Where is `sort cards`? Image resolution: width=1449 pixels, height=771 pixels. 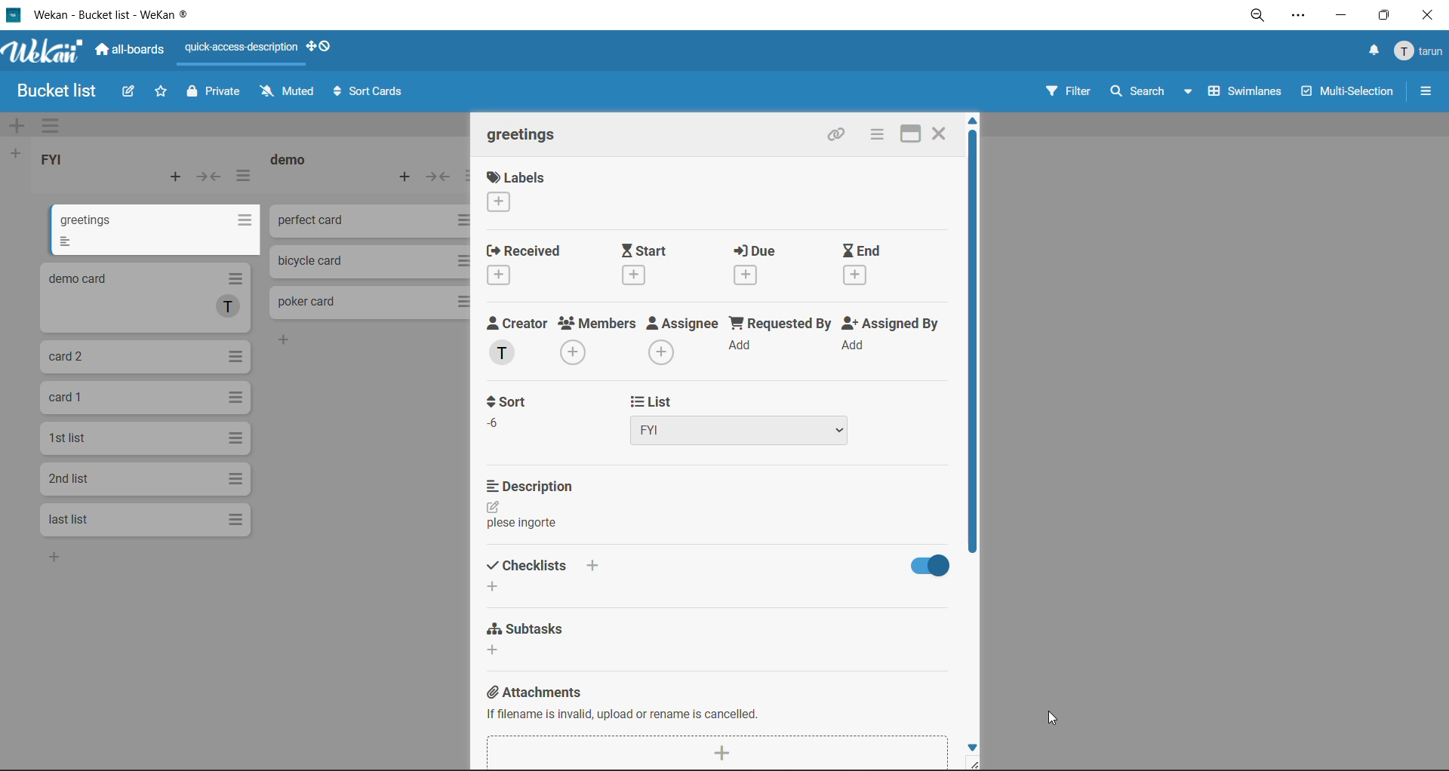 sort cards is located at coordinates (371, 91).